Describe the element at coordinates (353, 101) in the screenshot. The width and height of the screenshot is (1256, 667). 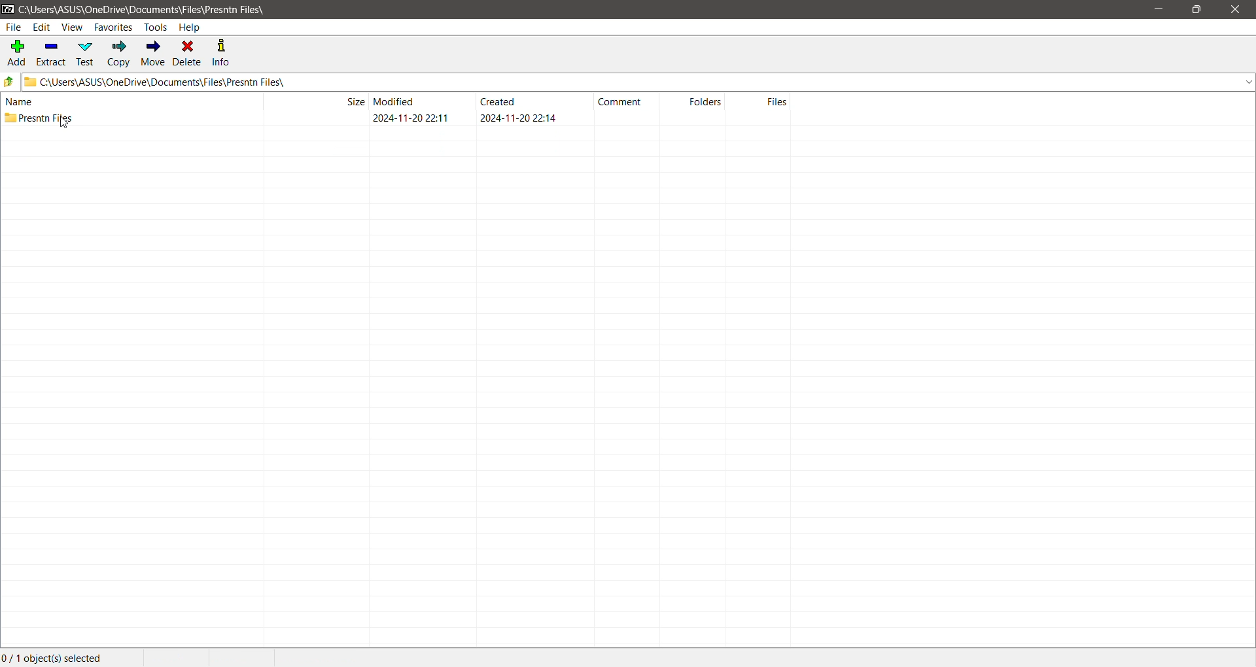
I see `size` at that location.